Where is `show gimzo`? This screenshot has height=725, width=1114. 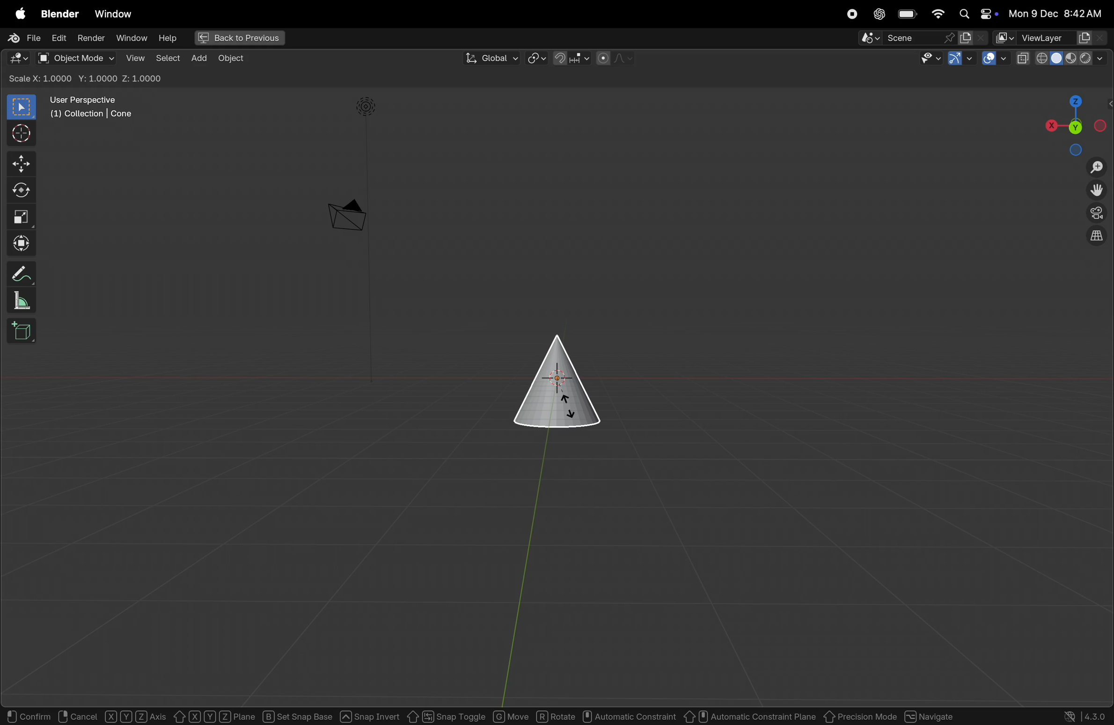 show gimzo is located at coordinates (959, 59).